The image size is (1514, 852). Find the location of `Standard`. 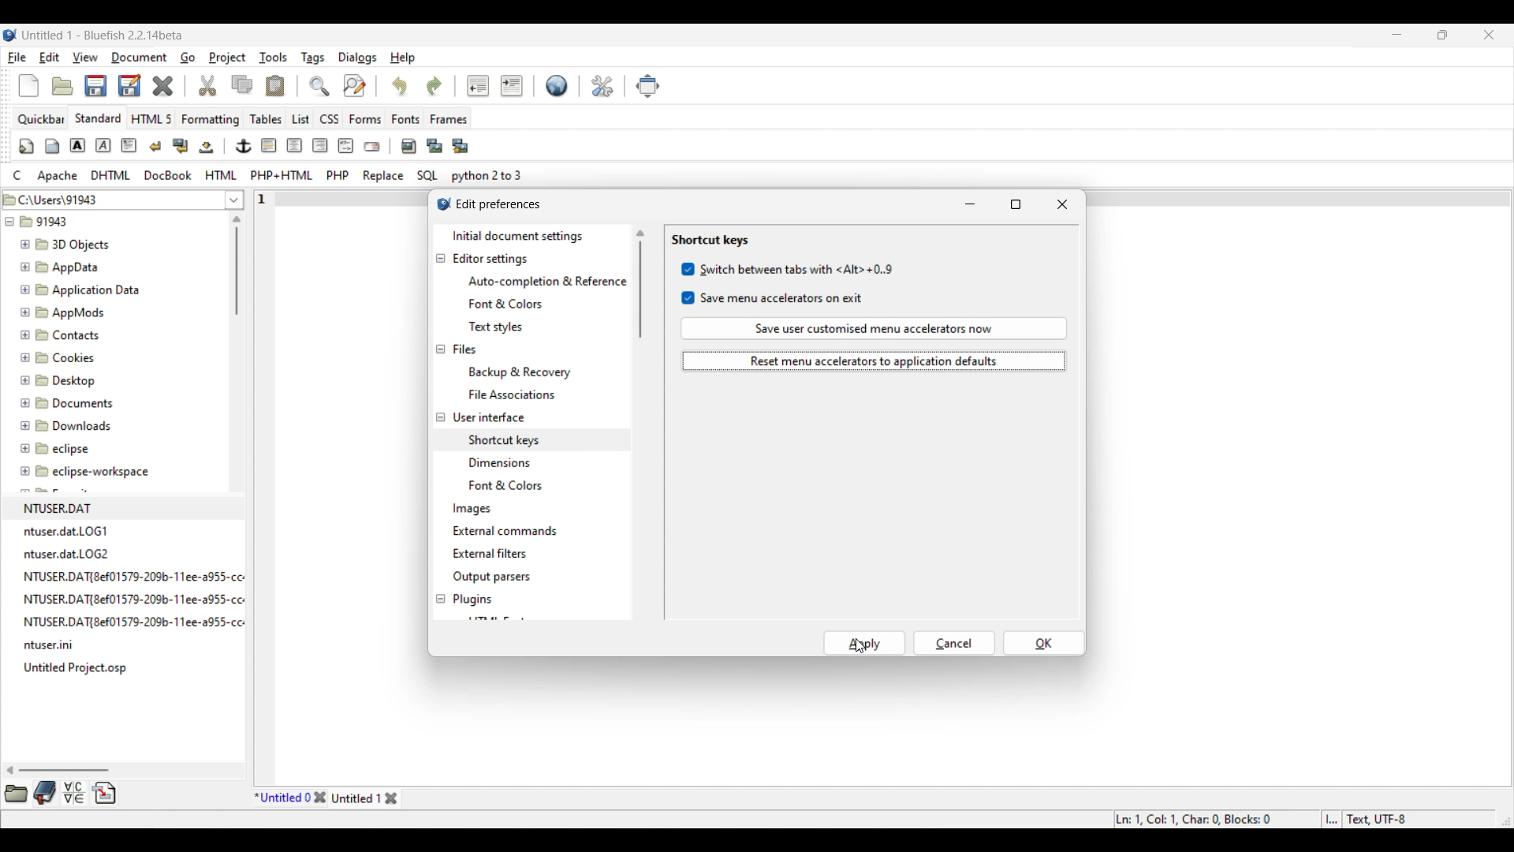

Standard is located at coordinates (98, 118).